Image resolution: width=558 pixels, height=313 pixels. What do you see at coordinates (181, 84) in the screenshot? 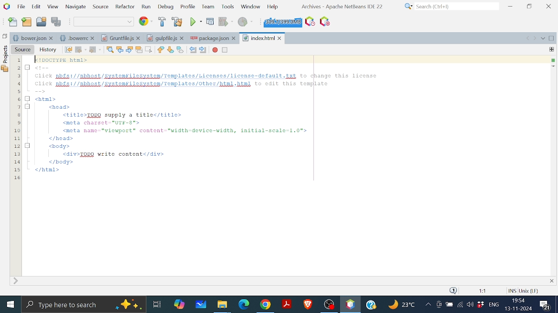
I see `click pbfs://pbhost/systemkilesystem/Templates/other/html.html to edit this template` at bounding box center [181, 84].